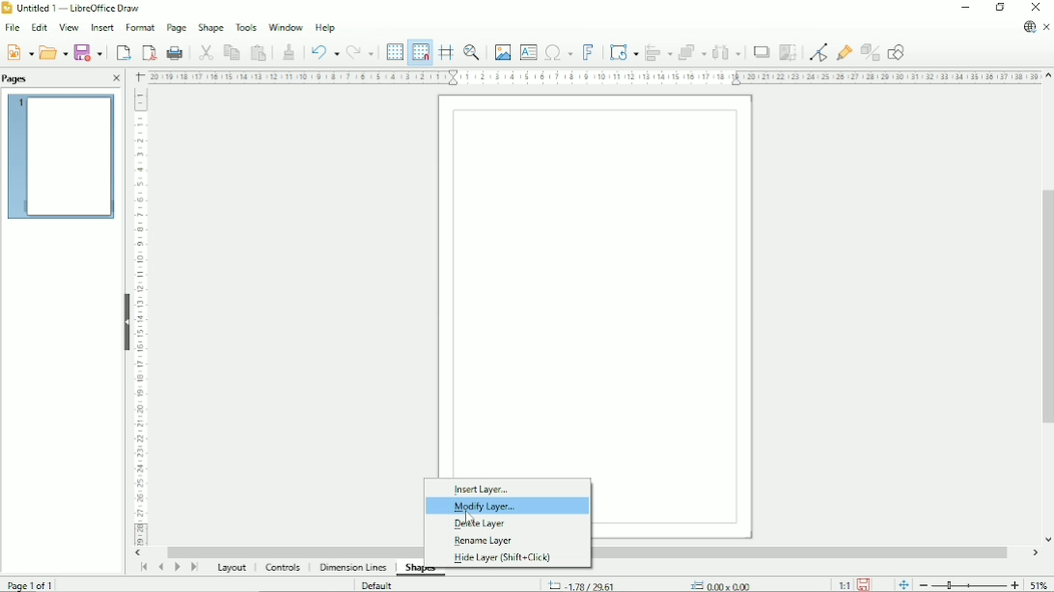 The height and width of the screenshot is (592, 1054). What do you see at coordinates (844, 584) in the screenshot?
I see `Scaling factor` at bounding box center [844, 584].